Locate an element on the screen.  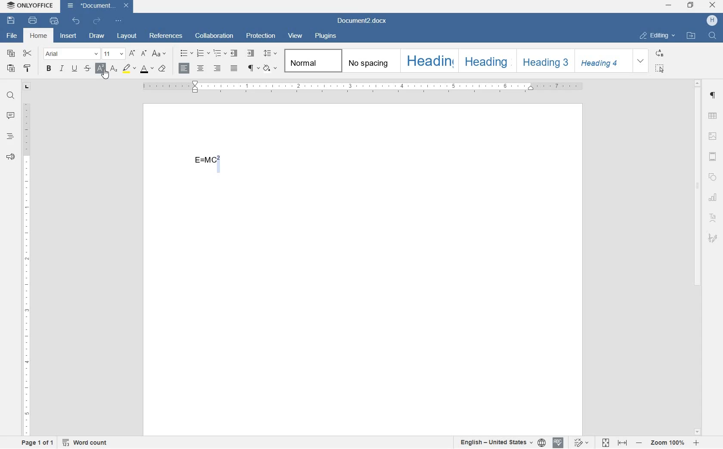
file name is located at coordinates (99, 7).